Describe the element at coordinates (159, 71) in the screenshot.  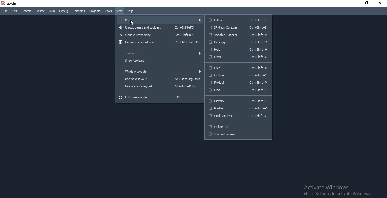
I see `Window layouts` at that location.